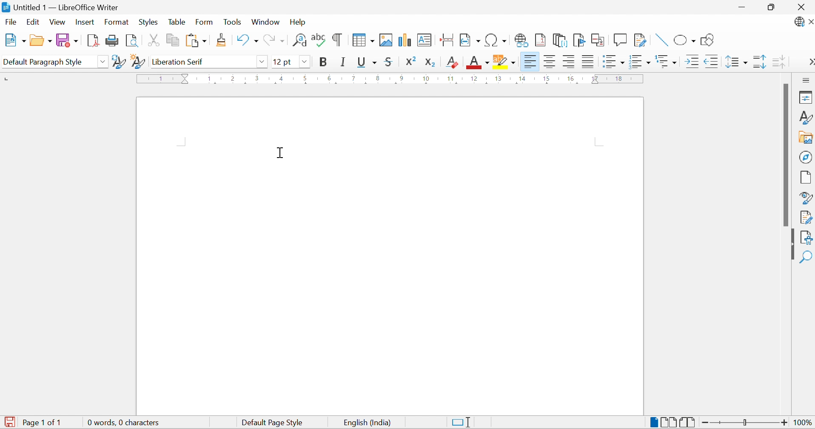  Describe the element at coordinates (806, 157) in the screenshot. I see `Navigator` at that location.